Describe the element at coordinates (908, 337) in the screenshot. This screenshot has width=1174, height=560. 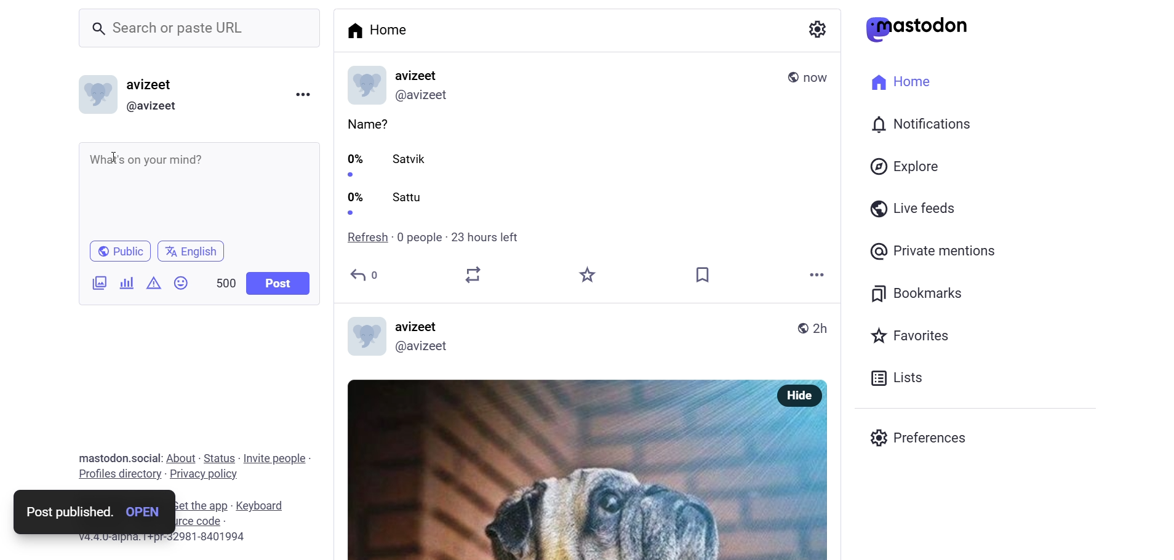
I see `favorite` at that location.